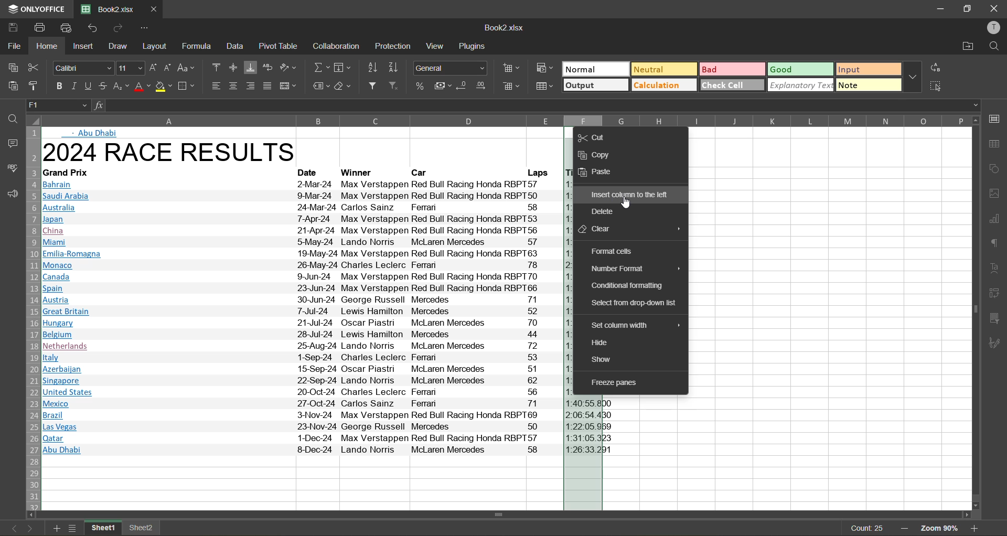 The height and width of the screenshot is (536, 1007). Describe the element at coordinates (595, 68) in the screenshot. I see `normal` at that location.